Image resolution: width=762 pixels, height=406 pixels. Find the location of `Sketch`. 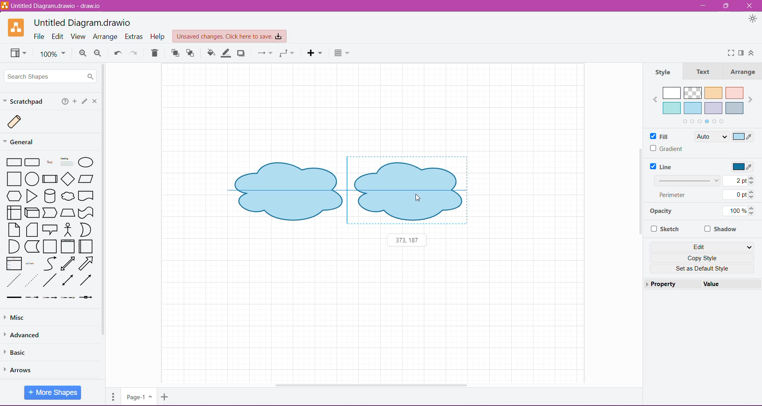

Sketch is located at coordinates (666, 229).